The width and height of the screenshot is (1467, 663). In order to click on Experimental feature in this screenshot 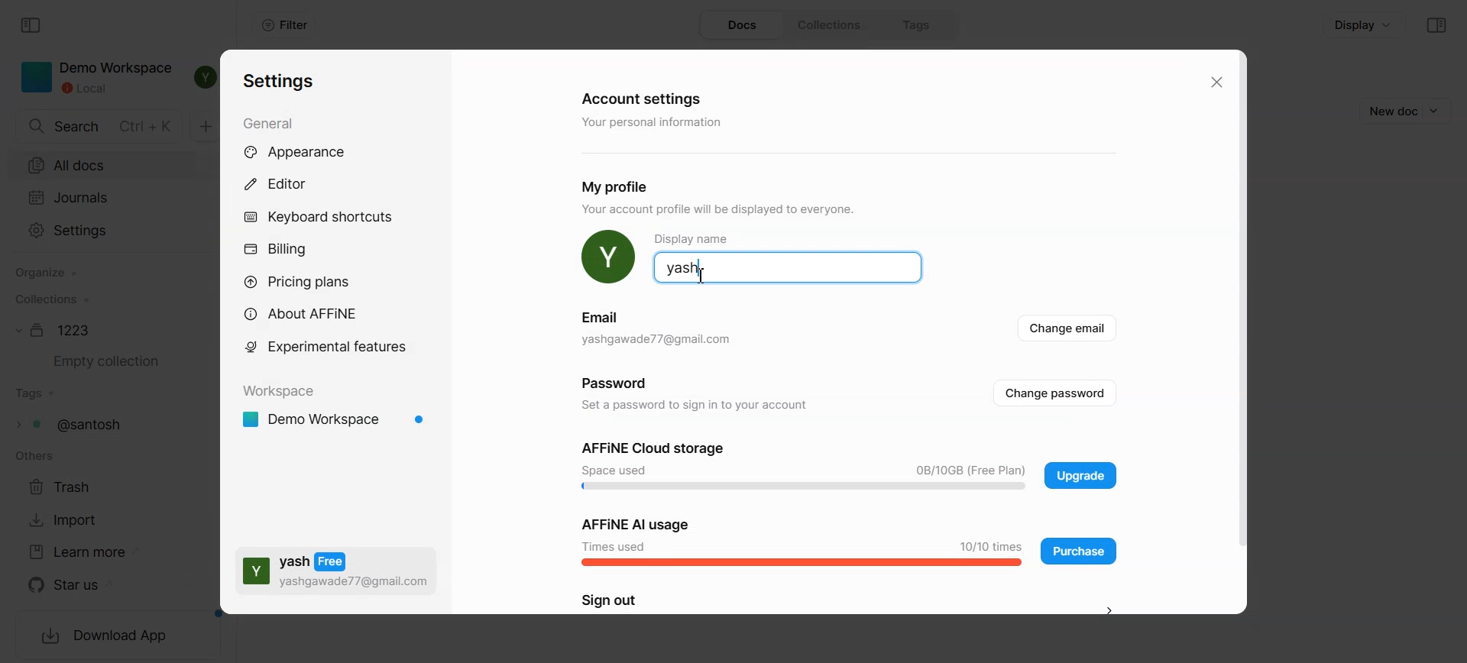, I will do `click(325, 346)`.